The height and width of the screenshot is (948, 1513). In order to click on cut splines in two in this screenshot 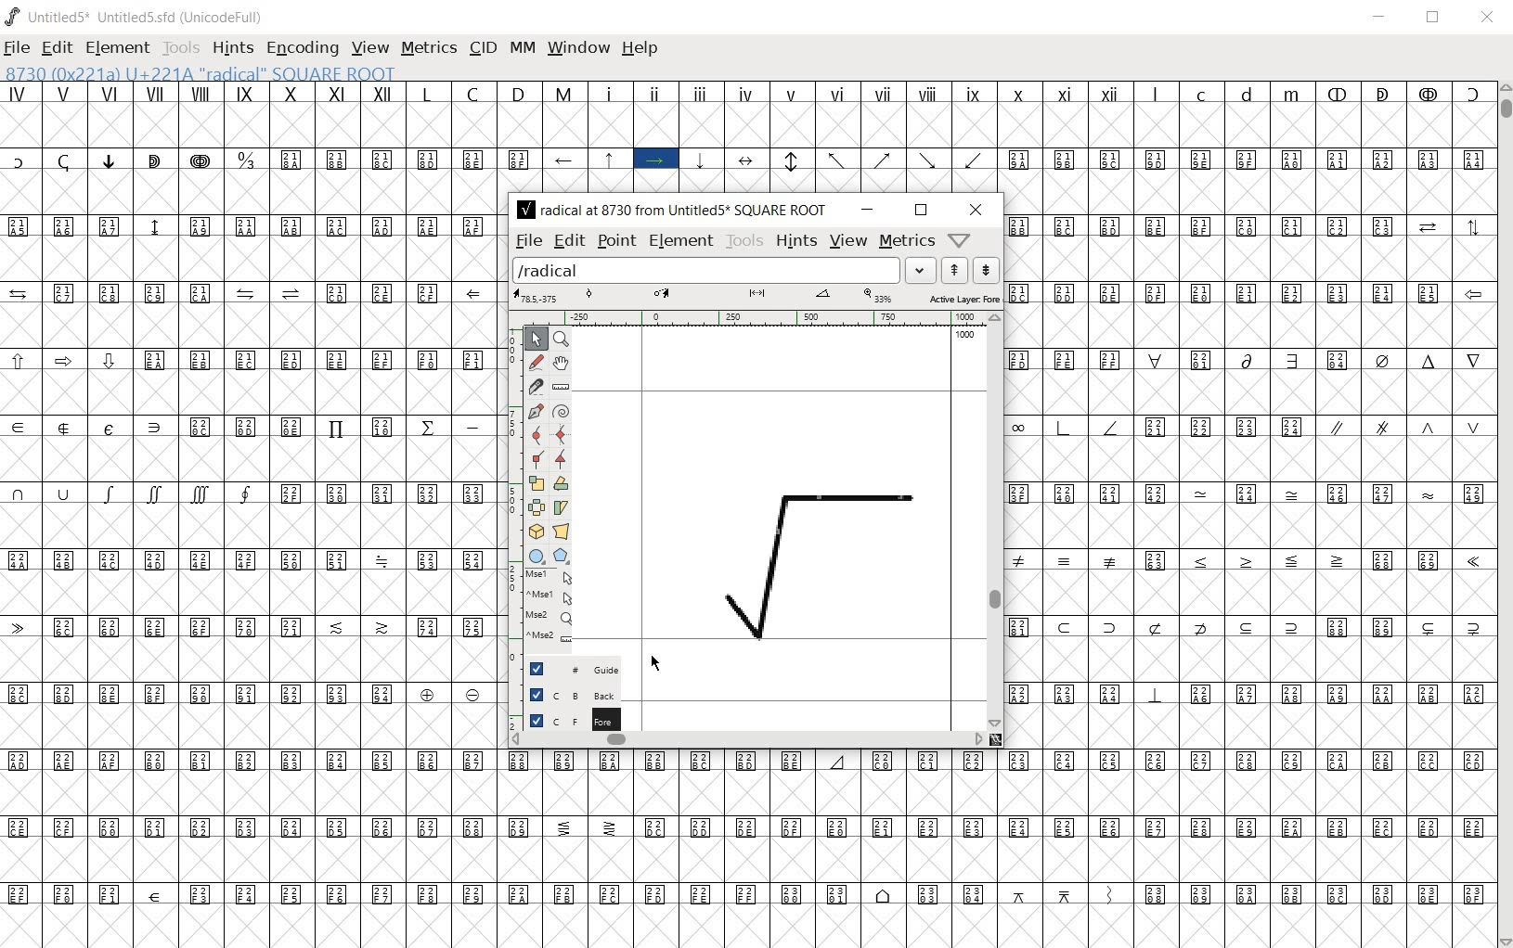, I will do `click(536, 387)`.